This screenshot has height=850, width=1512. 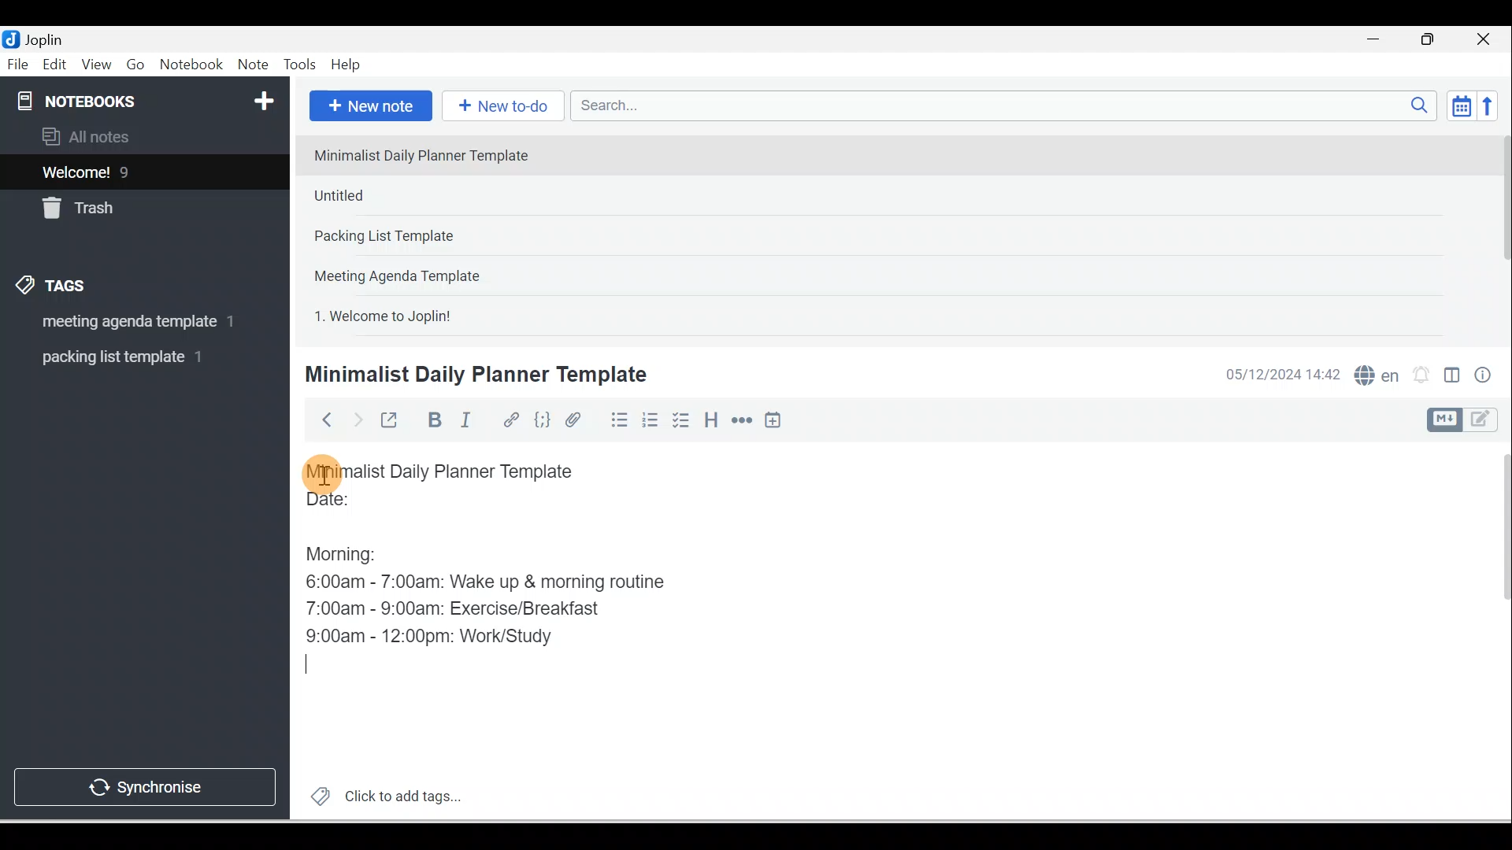 What do you see at coordinates (440, 314) in the screenshot?
I see `Note 5` at bounding box center [440, 314].